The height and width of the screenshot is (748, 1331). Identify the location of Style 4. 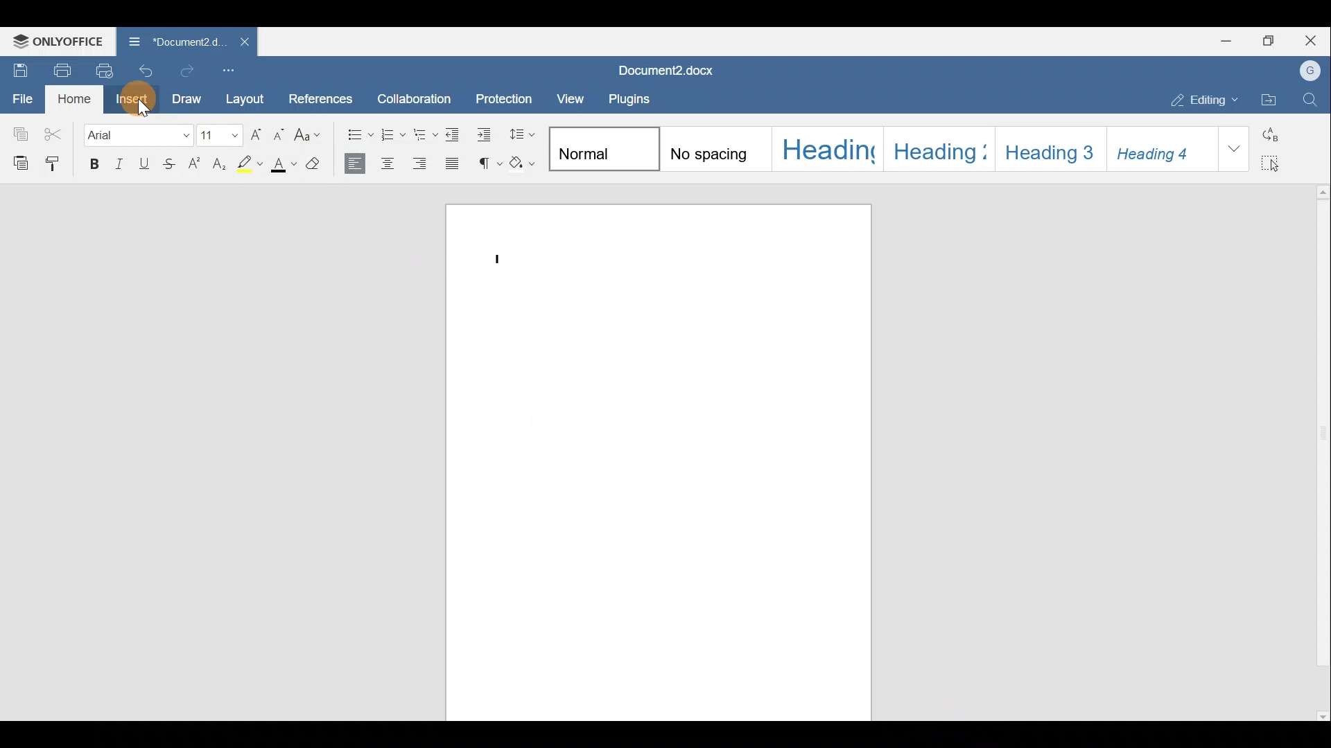
(943, 148).